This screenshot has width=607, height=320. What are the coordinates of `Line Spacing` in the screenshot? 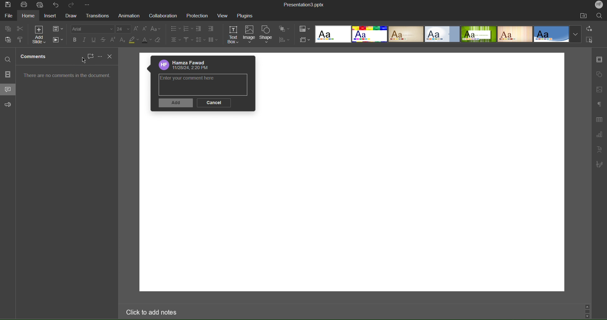 It's located at (201, 40).